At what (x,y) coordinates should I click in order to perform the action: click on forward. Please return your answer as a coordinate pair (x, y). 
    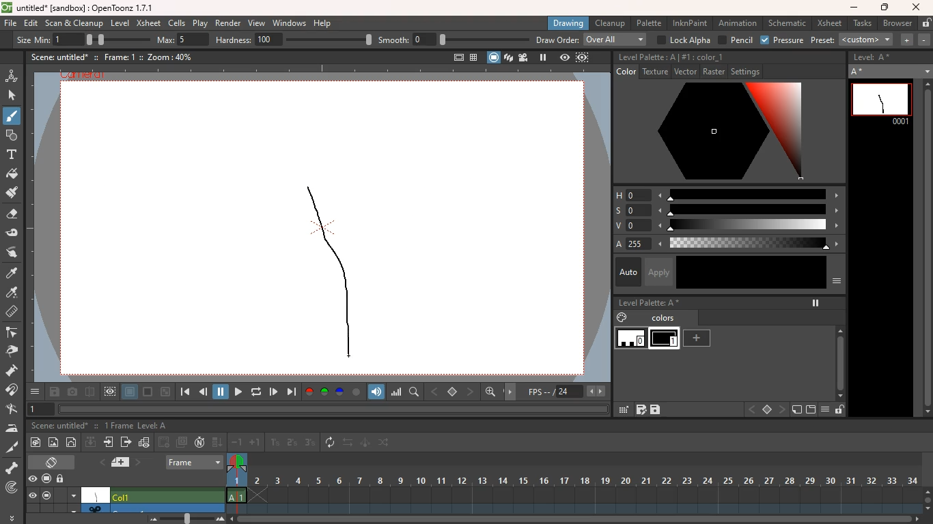
    Looking at the image, I should click on (291, 392).